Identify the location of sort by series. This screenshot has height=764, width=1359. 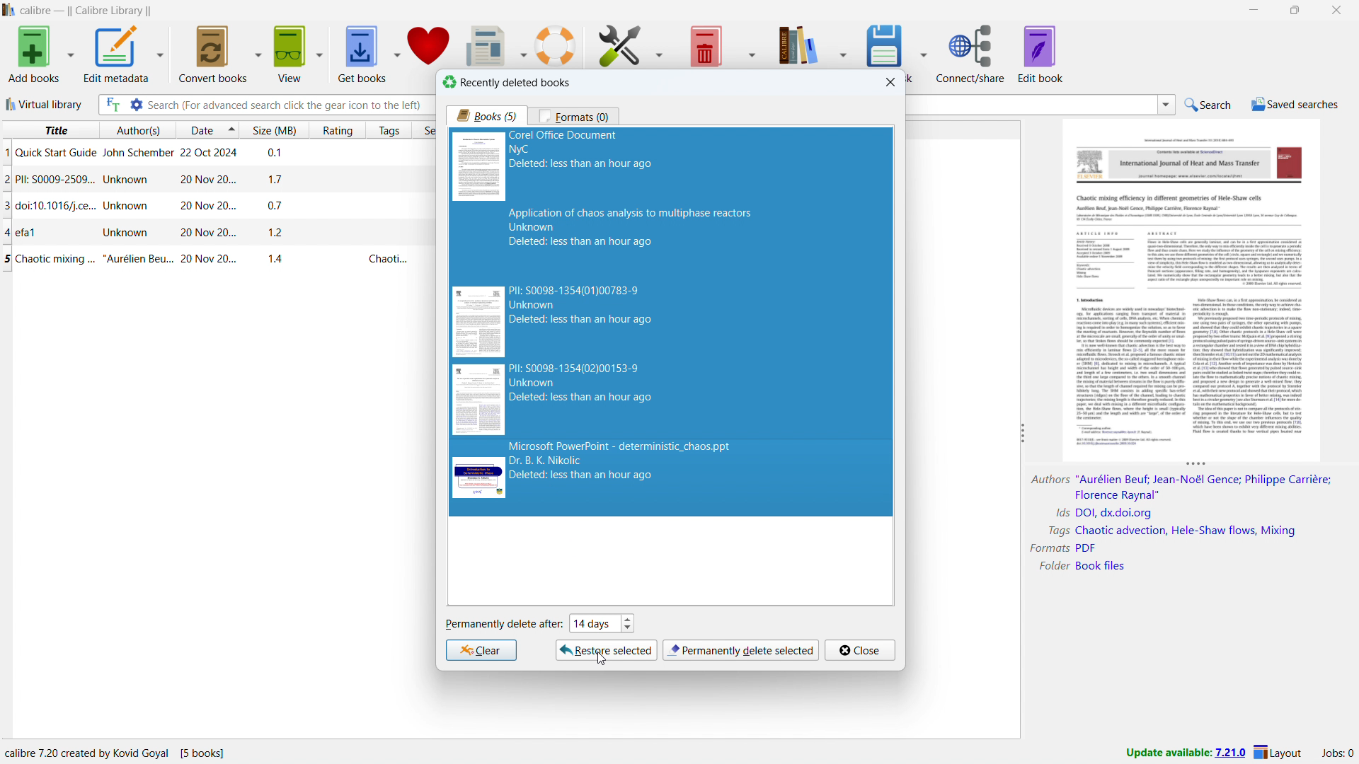
(425, 130).